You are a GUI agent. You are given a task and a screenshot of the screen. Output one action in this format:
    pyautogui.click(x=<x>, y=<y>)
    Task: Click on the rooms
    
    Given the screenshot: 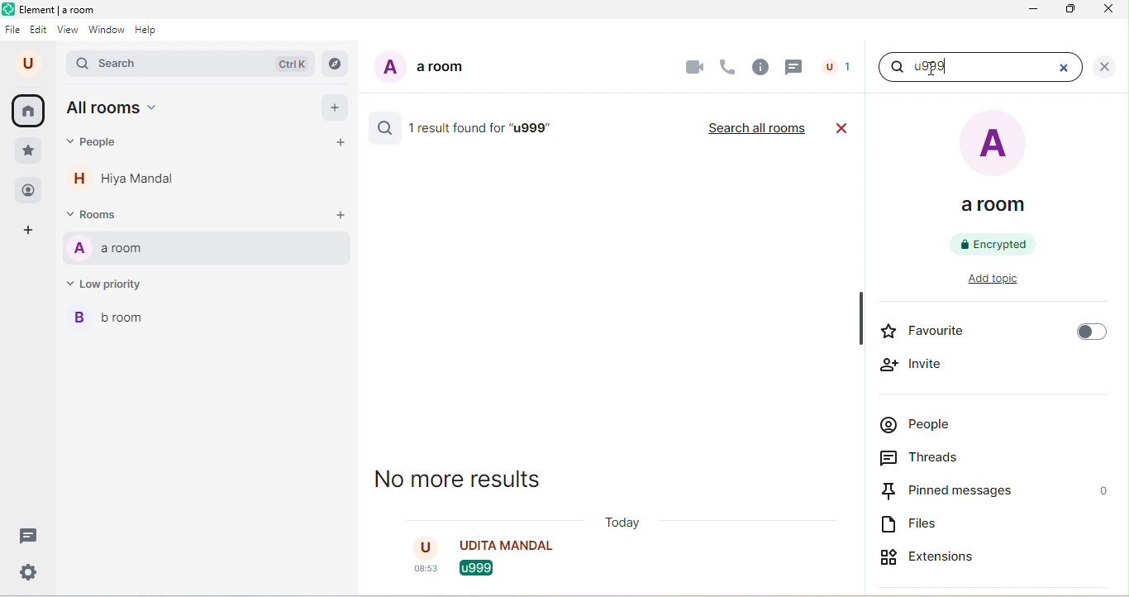 What is the action you would take?
    pyautogui.click(x=99, y=216)
    